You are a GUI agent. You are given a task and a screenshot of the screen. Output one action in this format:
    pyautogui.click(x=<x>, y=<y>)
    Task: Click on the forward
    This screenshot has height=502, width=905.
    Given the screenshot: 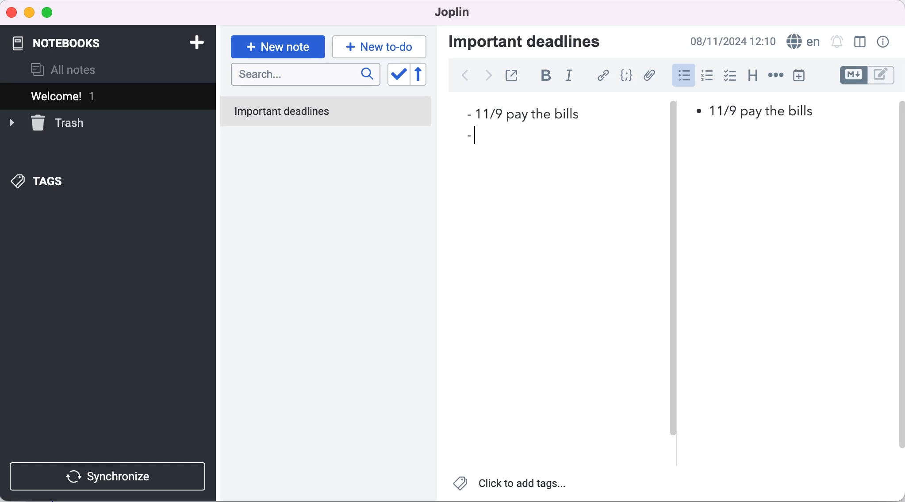 What is the action you would take?
    pyautogui.click(x=488, y=76)
    